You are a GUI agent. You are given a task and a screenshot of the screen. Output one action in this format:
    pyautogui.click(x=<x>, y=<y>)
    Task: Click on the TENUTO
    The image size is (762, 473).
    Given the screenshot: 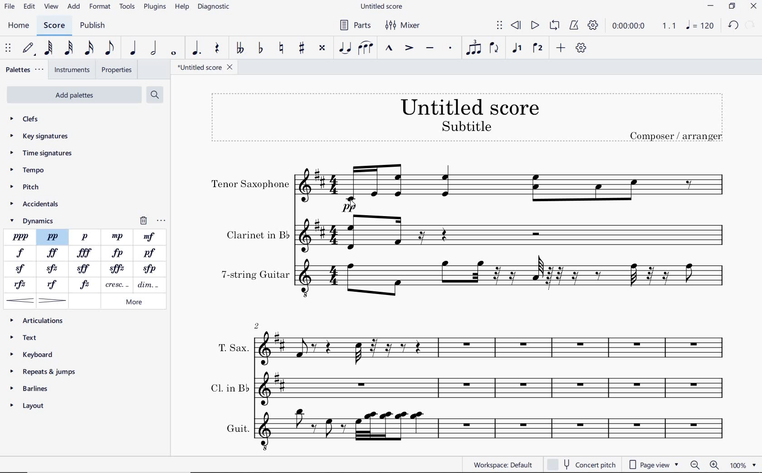 What is the action you would take?
    pyautogui.click(x=430, y=48)
    